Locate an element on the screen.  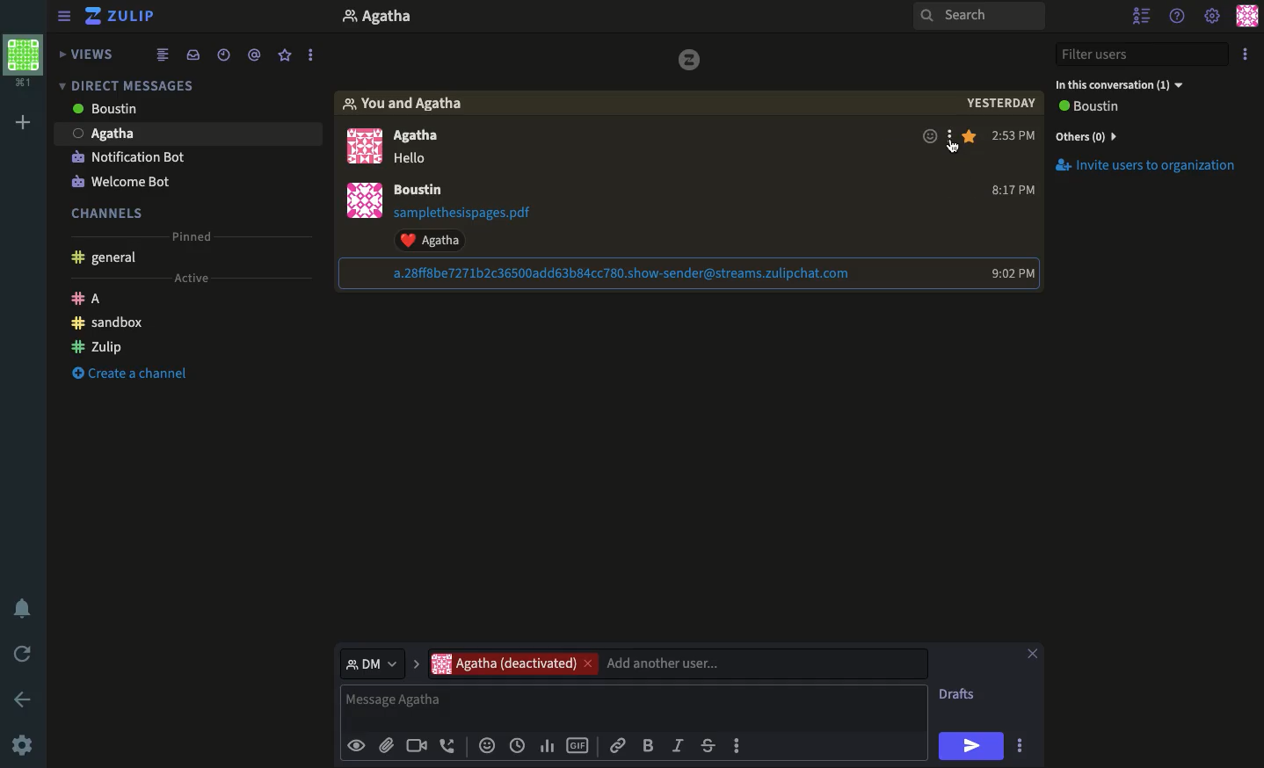
View all users is located at coordinates (1104, 108).